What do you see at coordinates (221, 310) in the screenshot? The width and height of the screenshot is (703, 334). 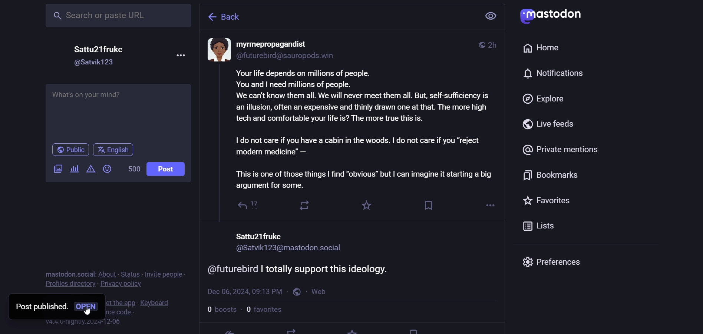 I see `boosts` at bounding box center [221, 310].